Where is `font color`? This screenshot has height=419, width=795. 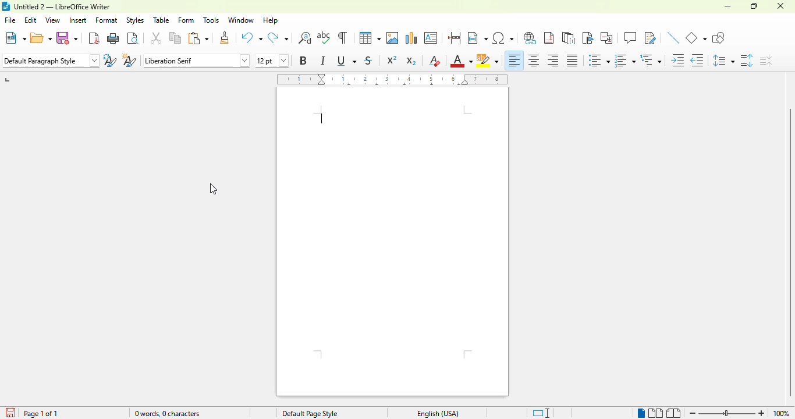
font color is located at coordinates (461, 61).